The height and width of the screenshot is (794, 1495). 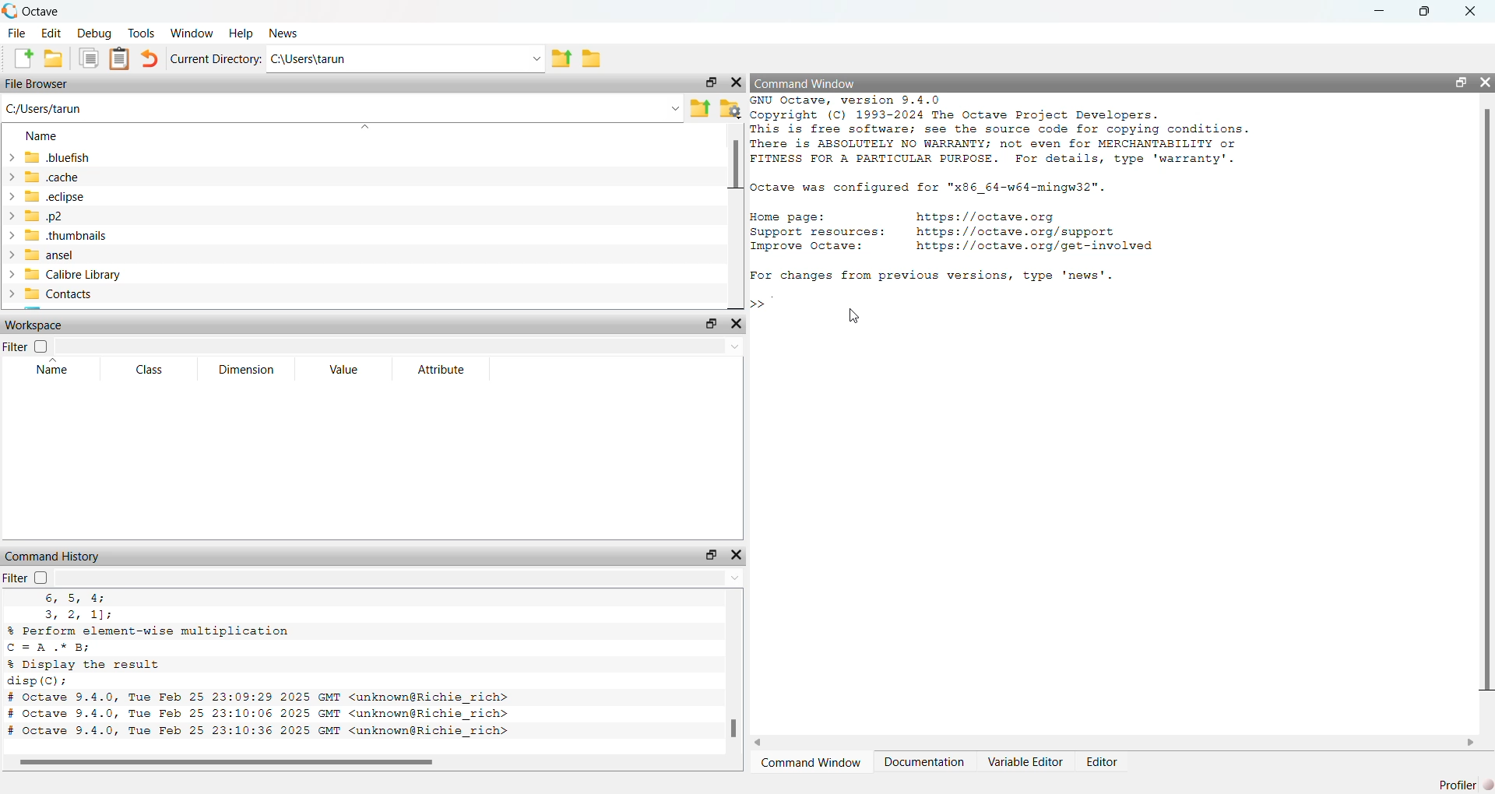 I want to click on Dropdown, so click(x=399, y=578).